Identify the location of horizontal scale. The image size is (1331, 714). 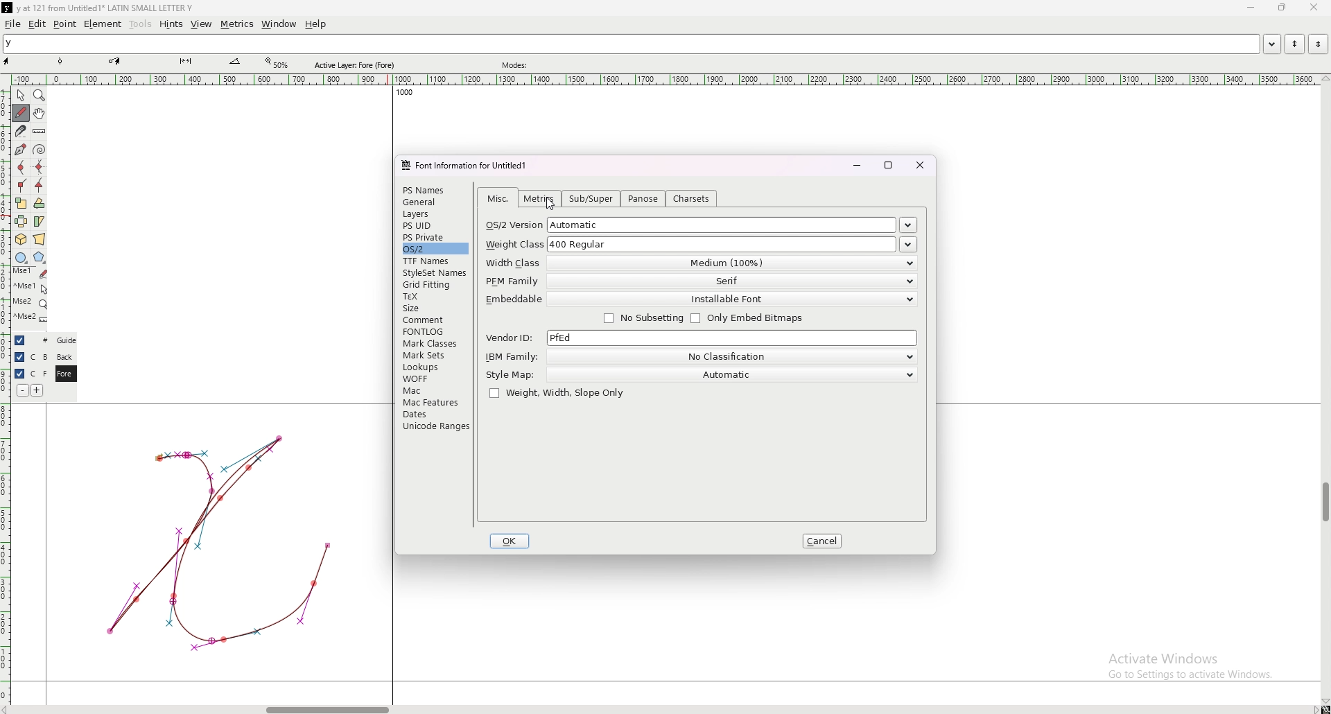
(665, 80).